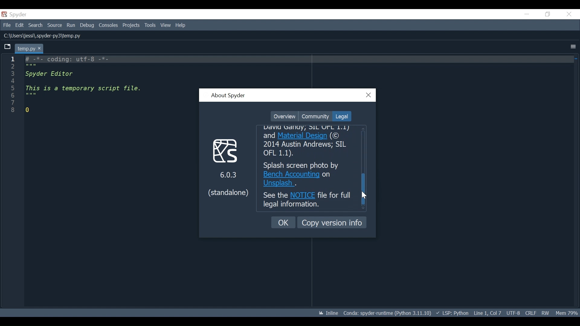 The width and height of the screenshot is (580, 326). I want to click on Close, so click(569, 14).